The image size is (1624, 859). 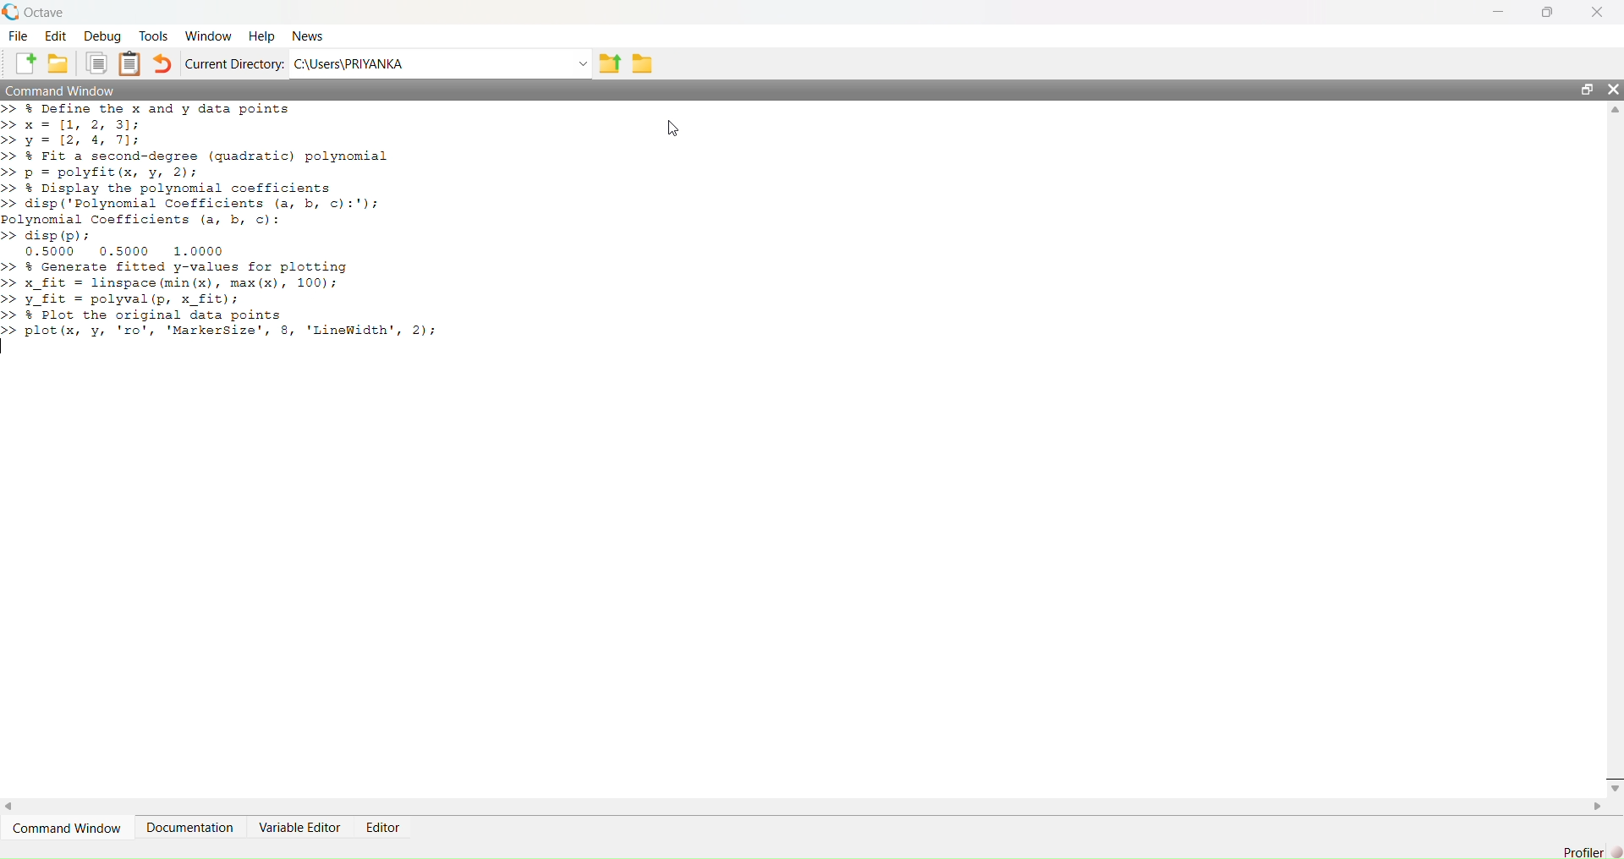 I want to click on Debug, so click(x=102, y=36).